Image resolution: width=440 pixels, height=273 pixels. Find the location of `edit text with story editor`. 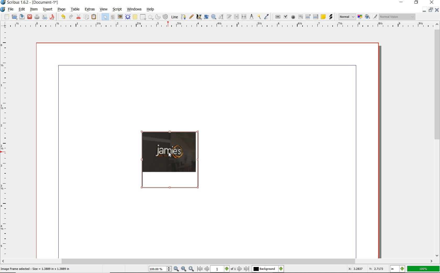

edit text with story editor is located at coordinates (229, 16).